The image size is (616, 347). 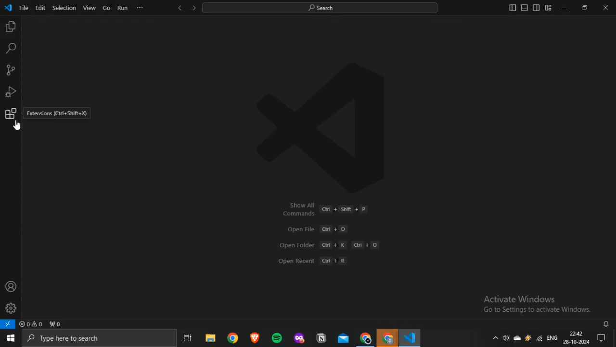 I want to click on source control, so click(x=10, y=70).